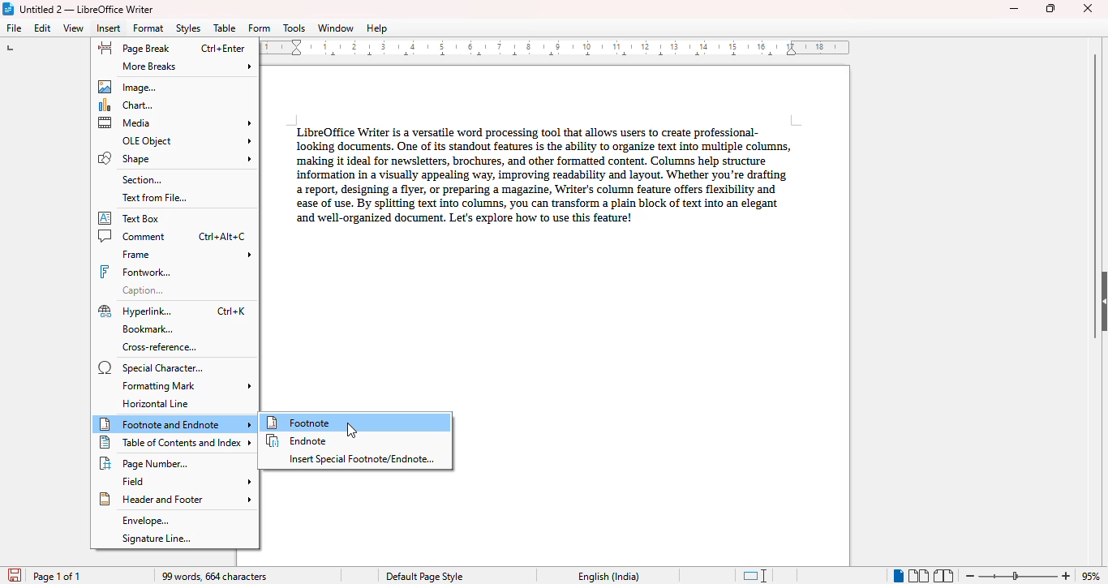 The height and width of the screenshot is (584, 1108). I want to click on Change zoom level, so click(1020, 573).